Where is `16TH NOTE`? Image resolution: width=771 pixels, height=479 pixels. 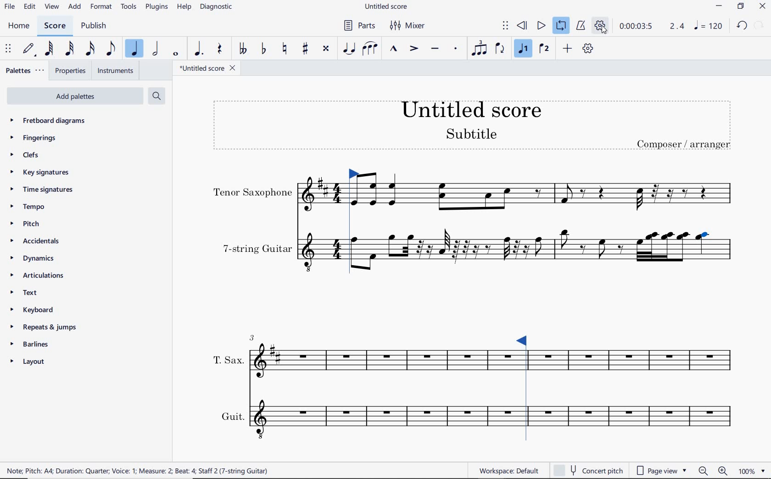 16TH NOTE is located at coordinates (89, 49).